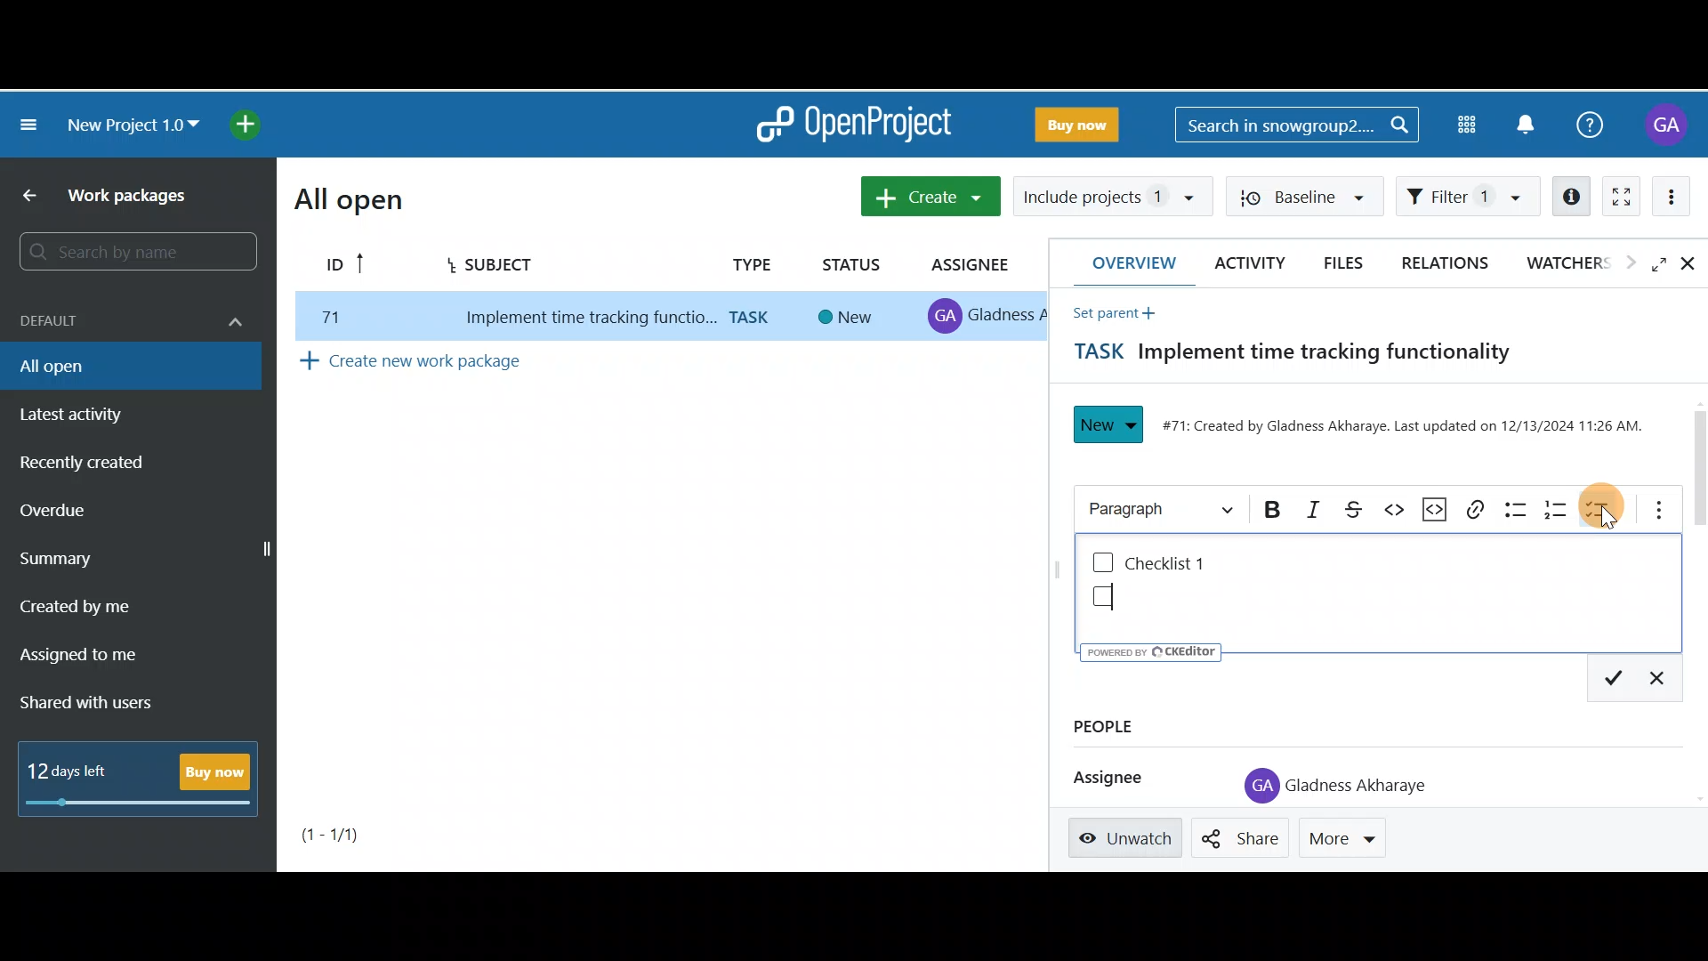 This screenshot has height=961, width=1708. I want to click on Activate zen mode, so click(1623, 197).